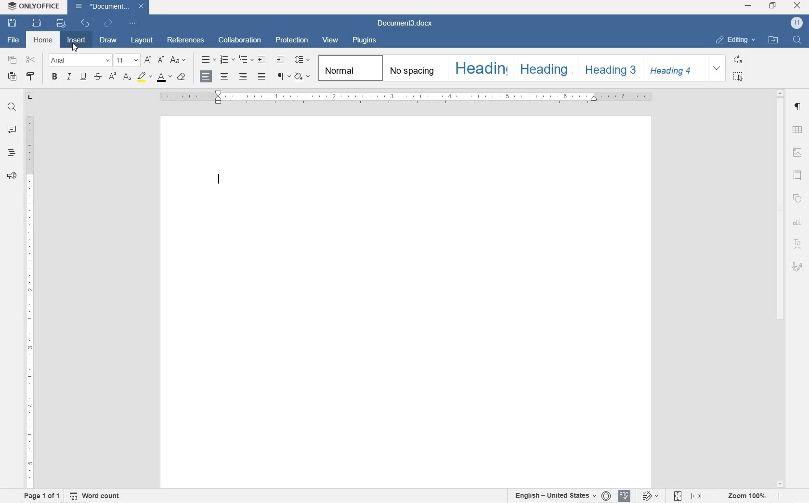 Image resolution: width=809 pixels, height=503 pixels. I want to click on JUSTIFIED, so click(261, 77).